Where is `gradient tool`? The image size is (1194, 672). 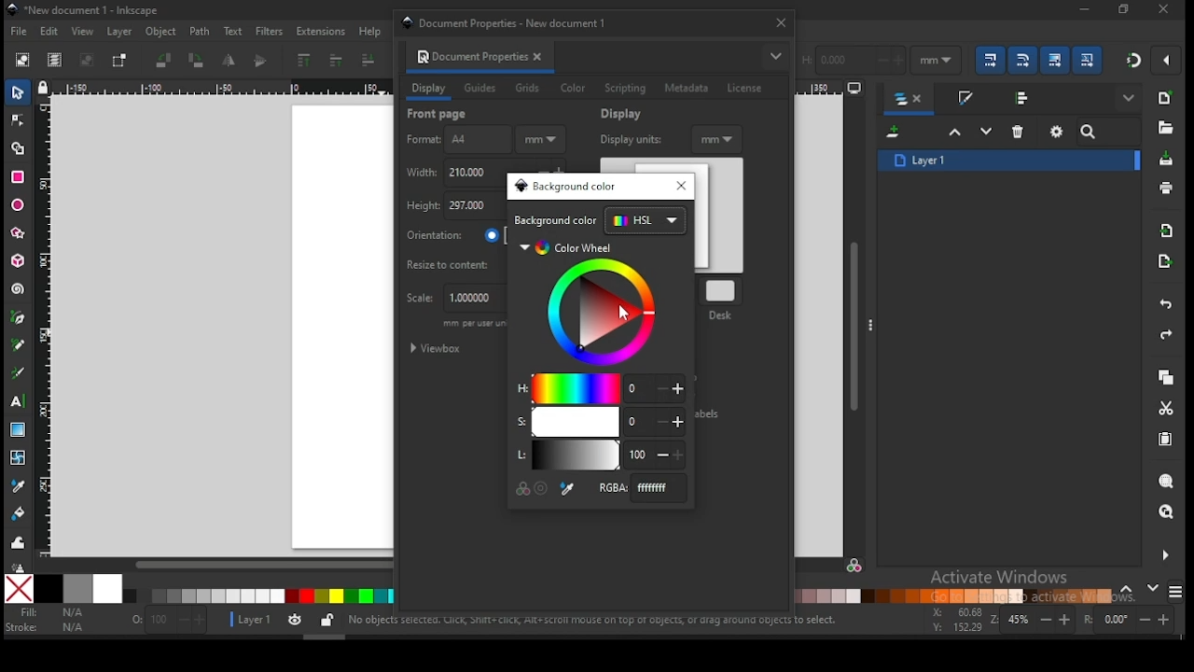
gradient tool is located at coordinates (20, 431).